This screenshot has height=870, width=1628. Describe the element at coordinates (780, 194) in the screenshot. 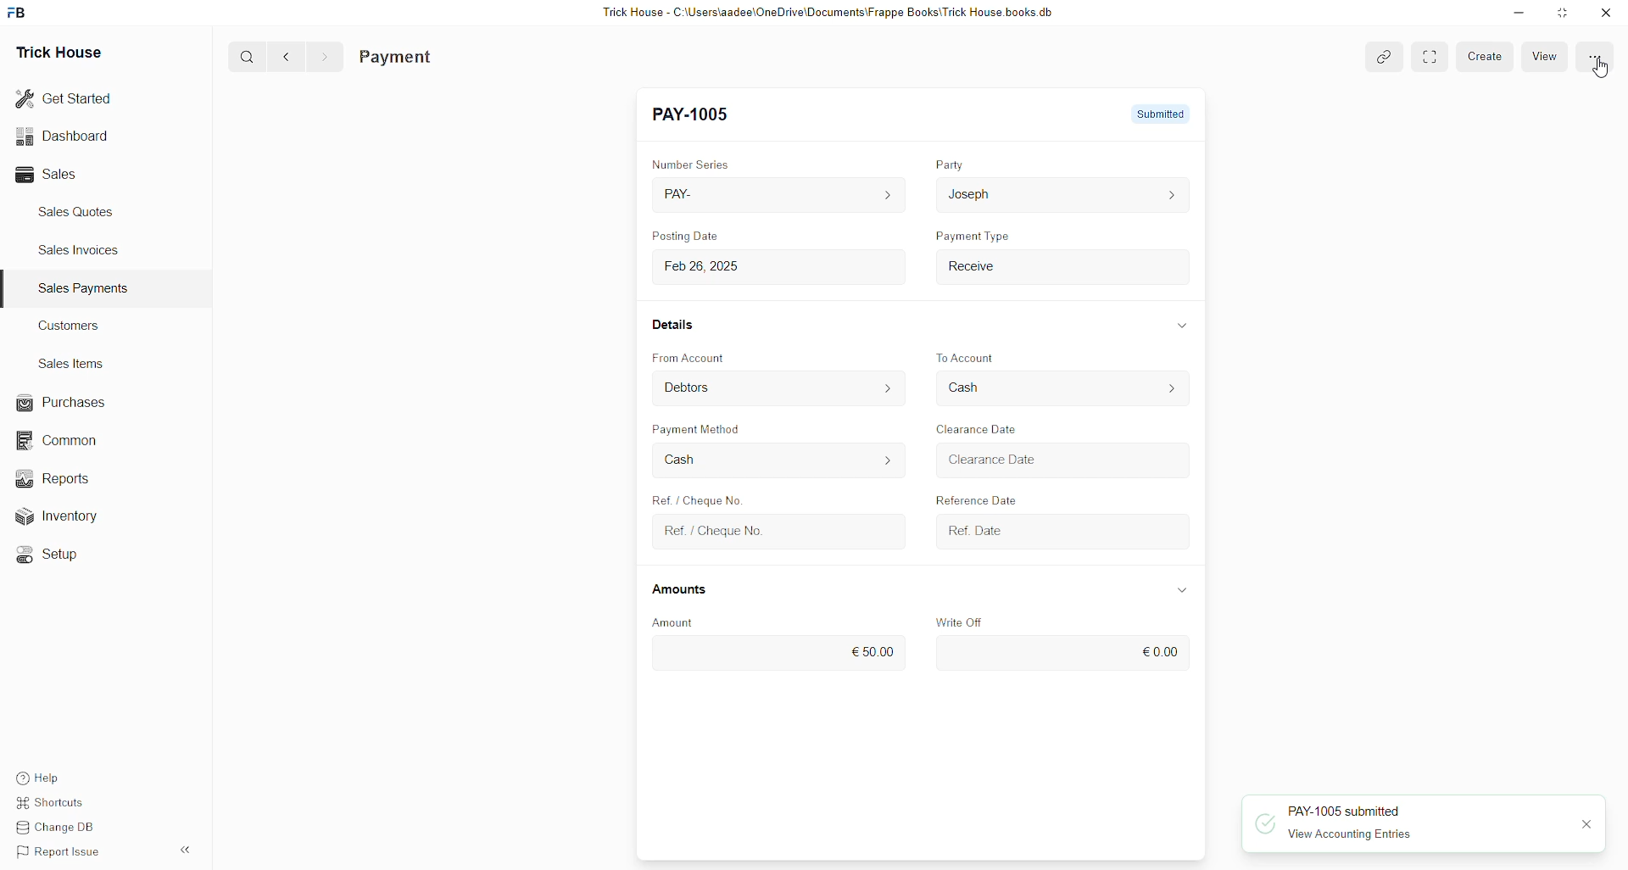

I see `PAY` at that location.